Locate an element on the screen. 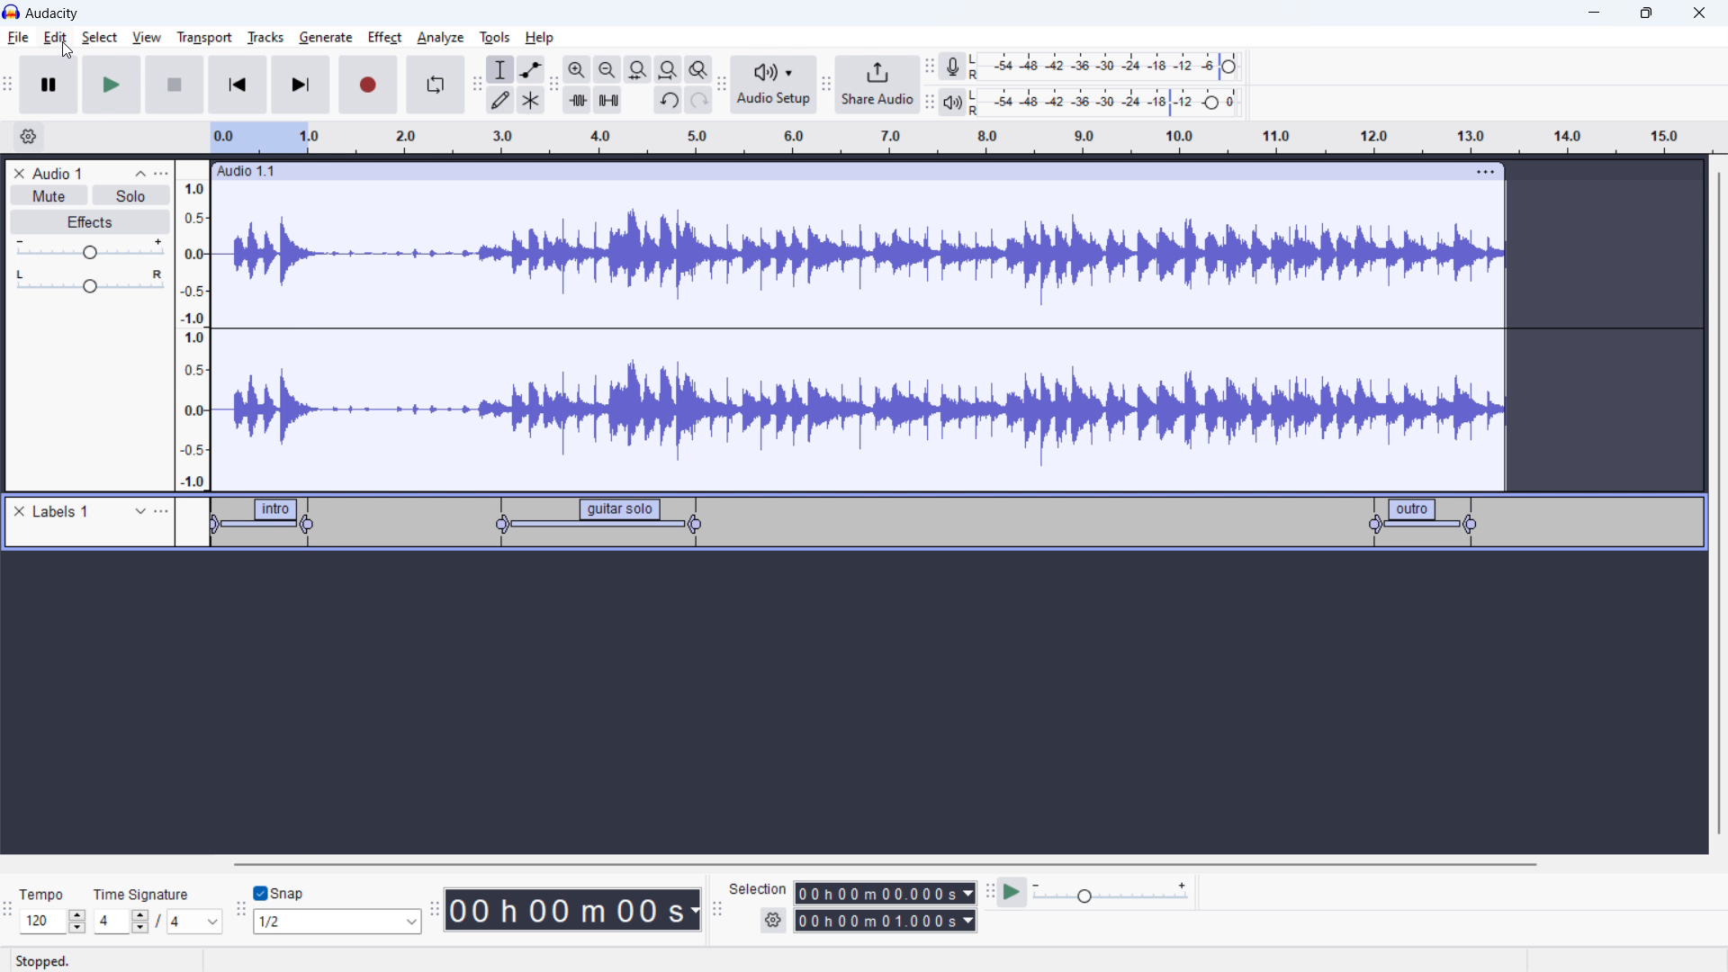 Image resolution: width=1728 pixels, height=972 pixels.  is located at coordinates (976, 102).